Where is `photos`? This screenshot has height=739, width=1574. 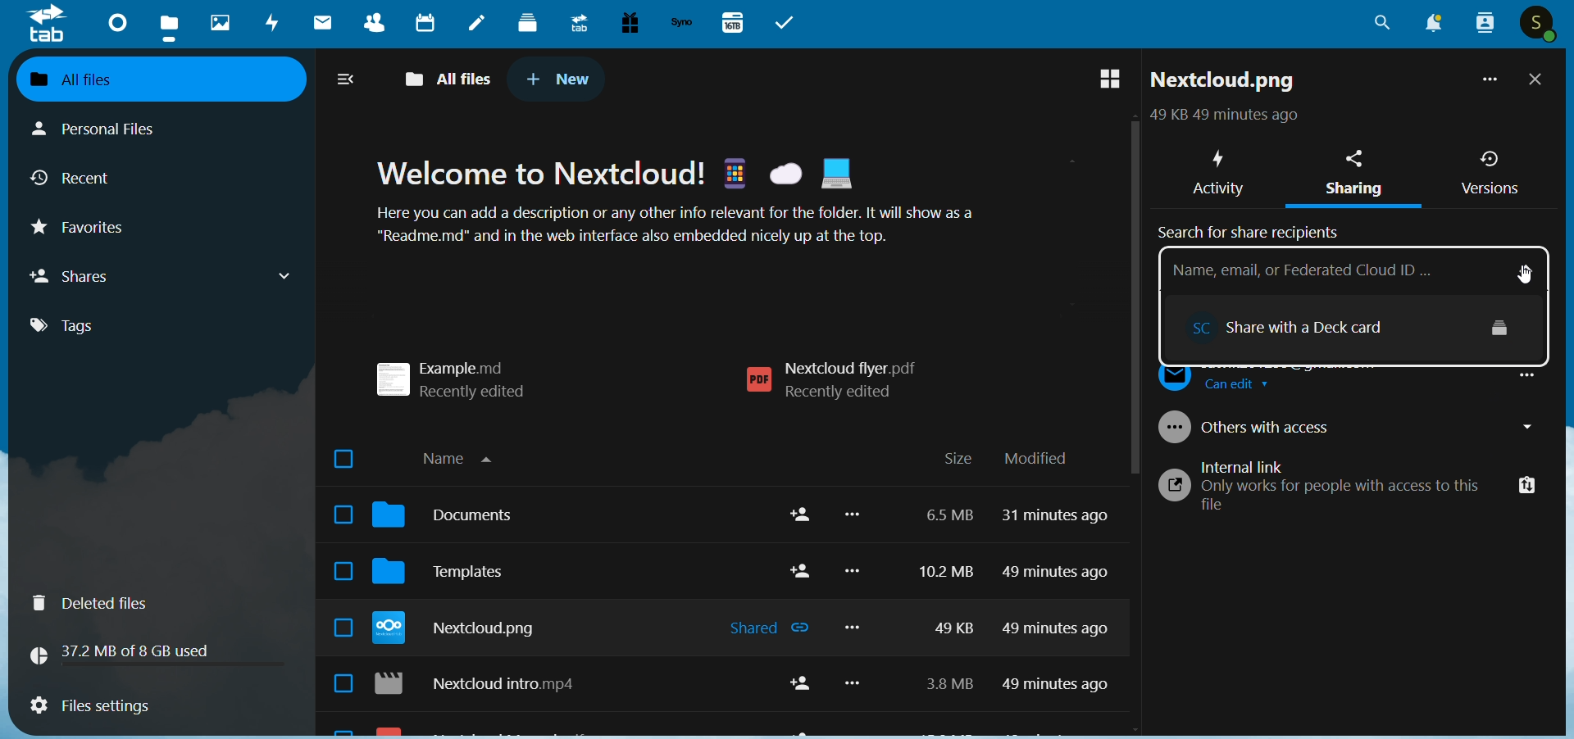
photos is located at coordinates (220, 23).